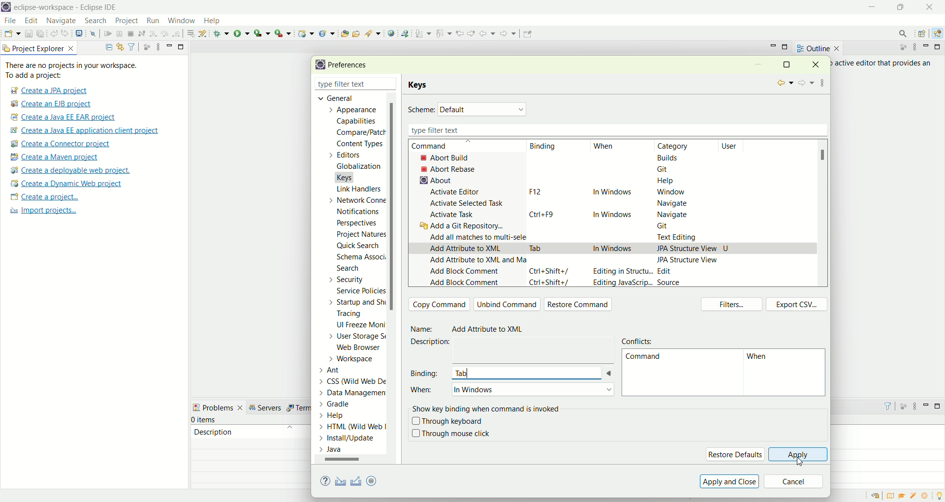 This screenshot has width=945, height=502. What do you see at coordinates (58, 157) in the screenshot?
I see `create a maven project` at bounding box center [58, 157].